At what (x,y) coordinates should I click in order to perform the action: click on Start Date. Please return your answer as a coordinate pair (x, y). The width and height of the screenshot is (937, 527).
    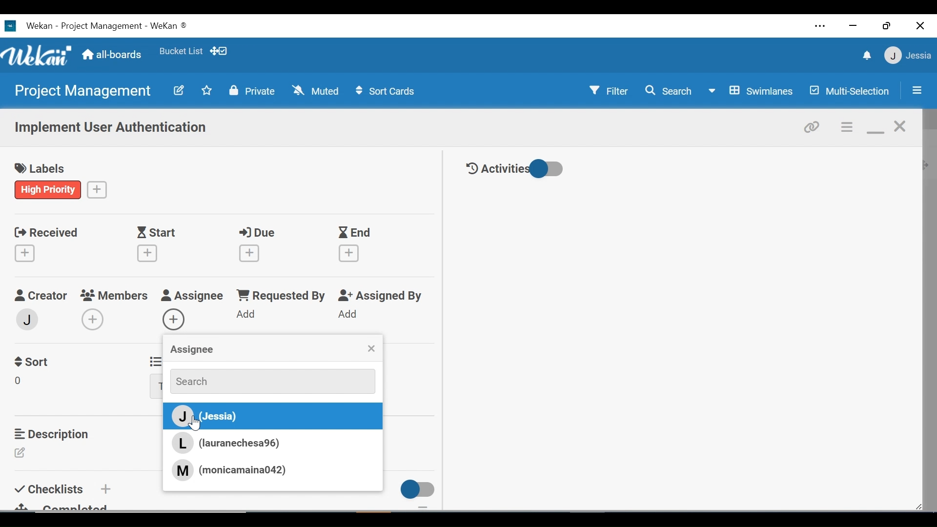
    Looking at the image, I should click on (159, 233).